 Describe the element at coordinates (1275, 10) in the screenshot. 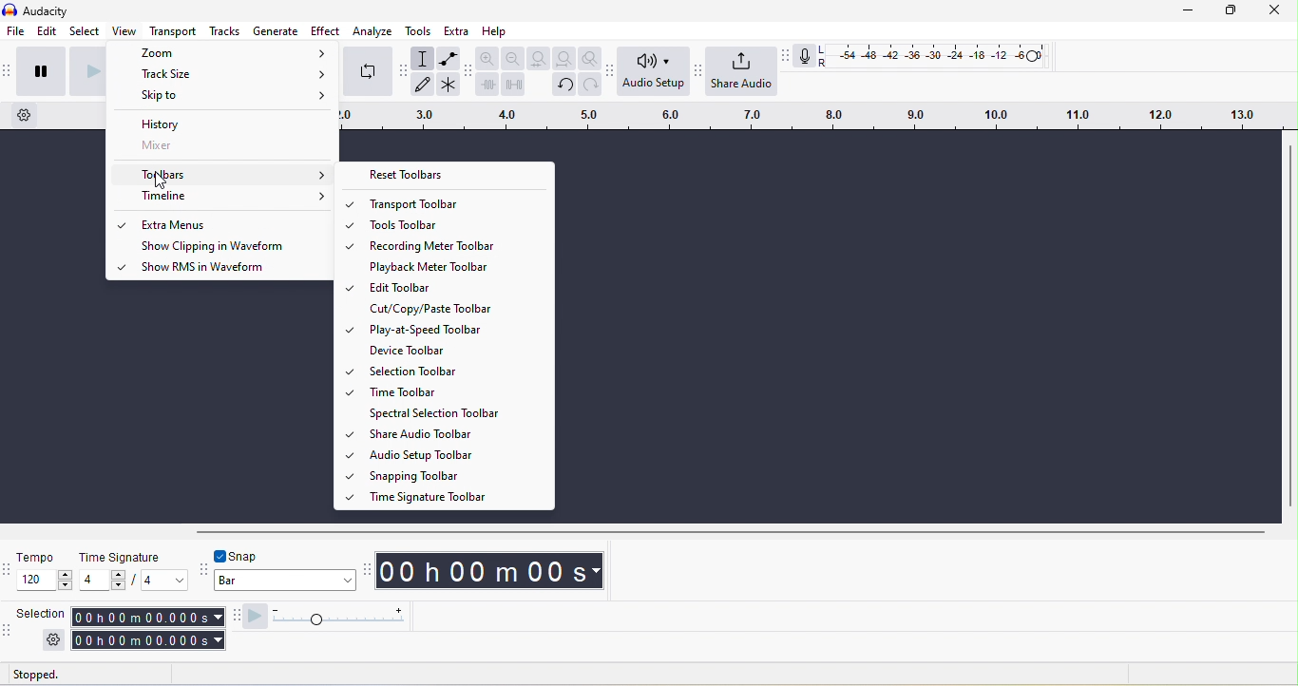

I see `close` at that location.